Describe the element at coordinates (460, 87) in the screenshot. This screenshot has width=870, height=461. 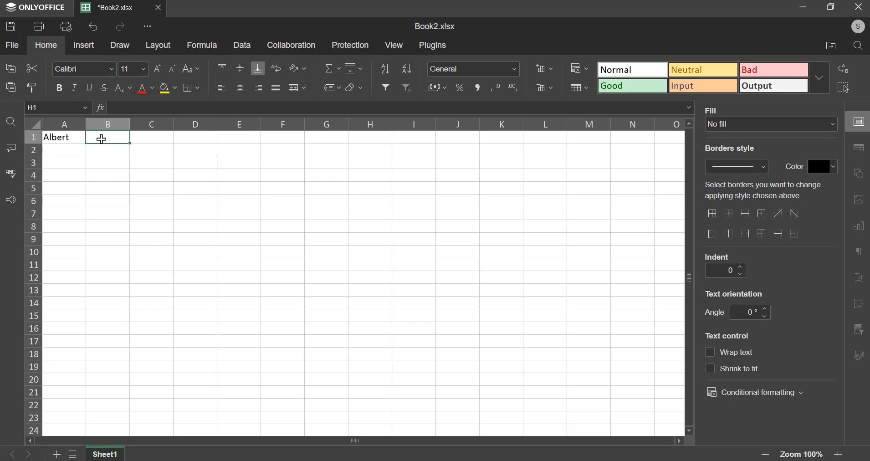
I see `percentage` at that location.